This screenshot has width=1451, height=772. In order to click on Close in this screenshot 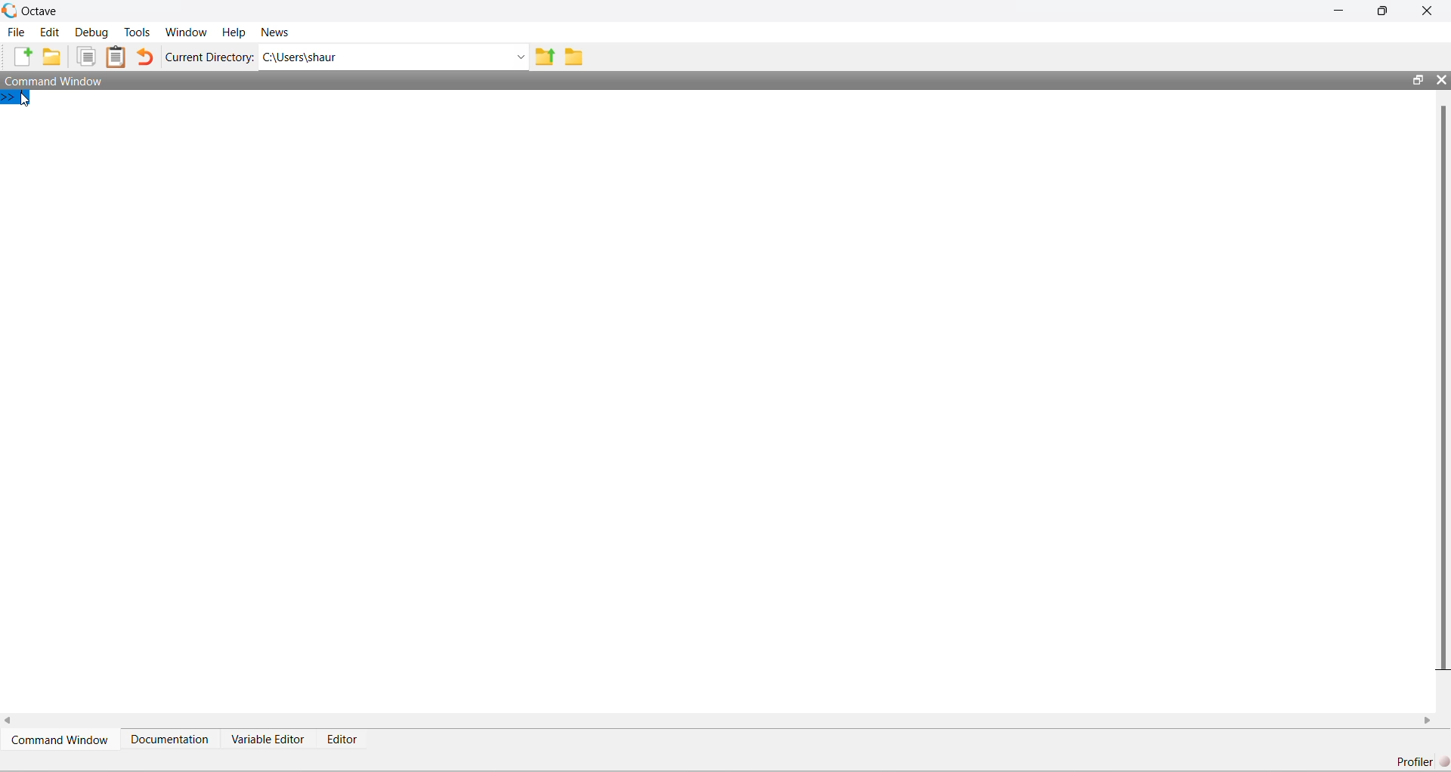, I will do `click(1428, 11)`.